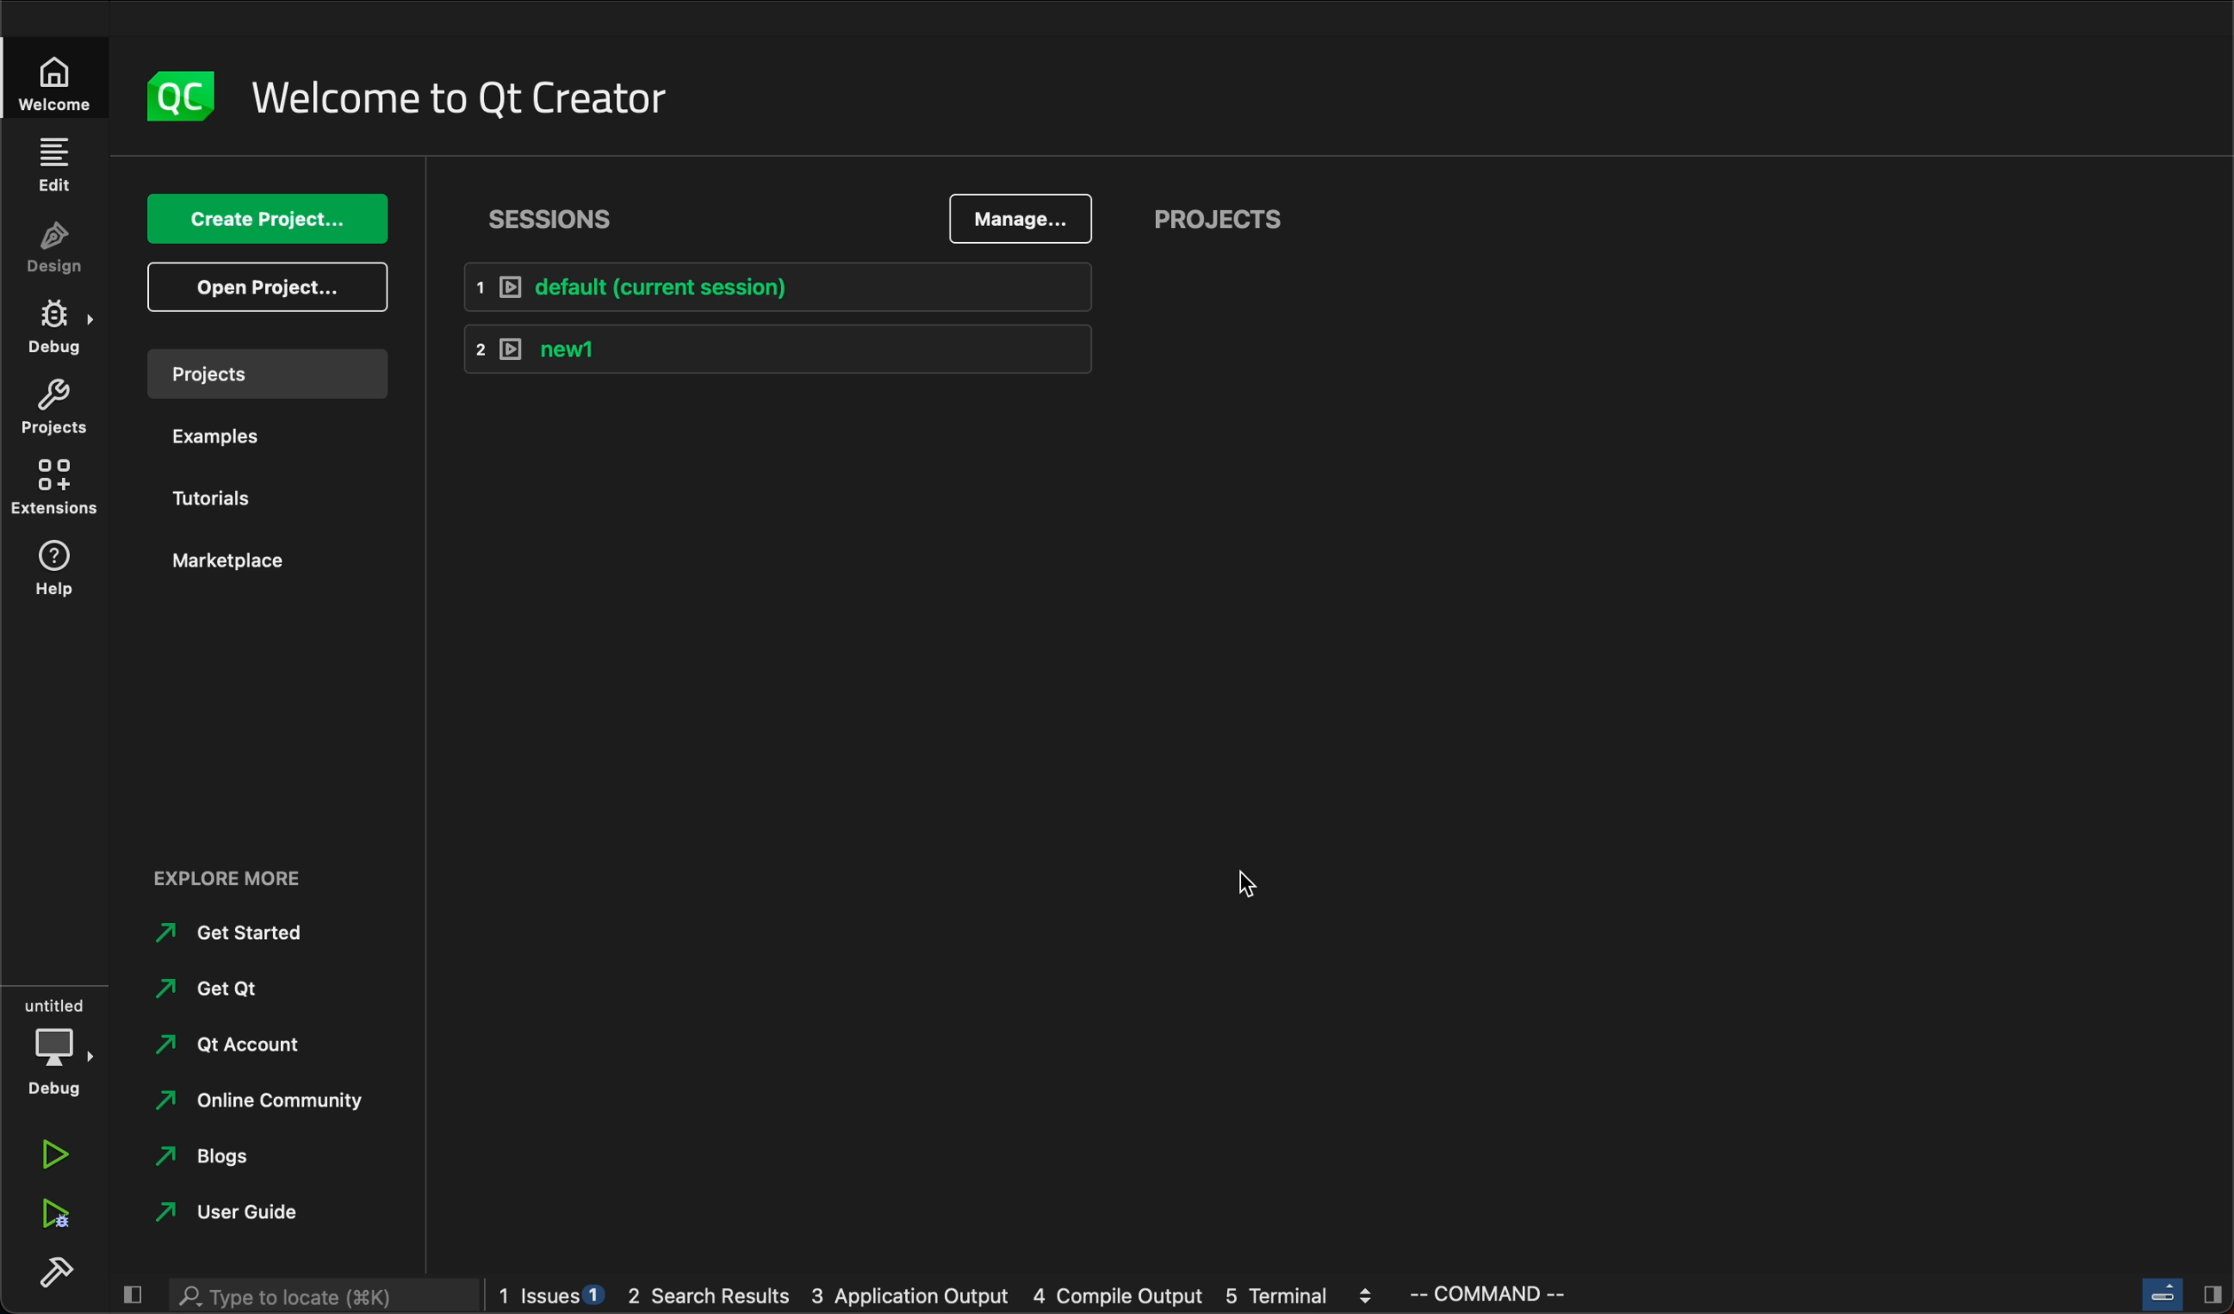 This screenshot has height=1314, width=2234. What do you see at coordinates (943, 1298) in the screenshot?
I see `logs` at bounding box center [943, 1298].